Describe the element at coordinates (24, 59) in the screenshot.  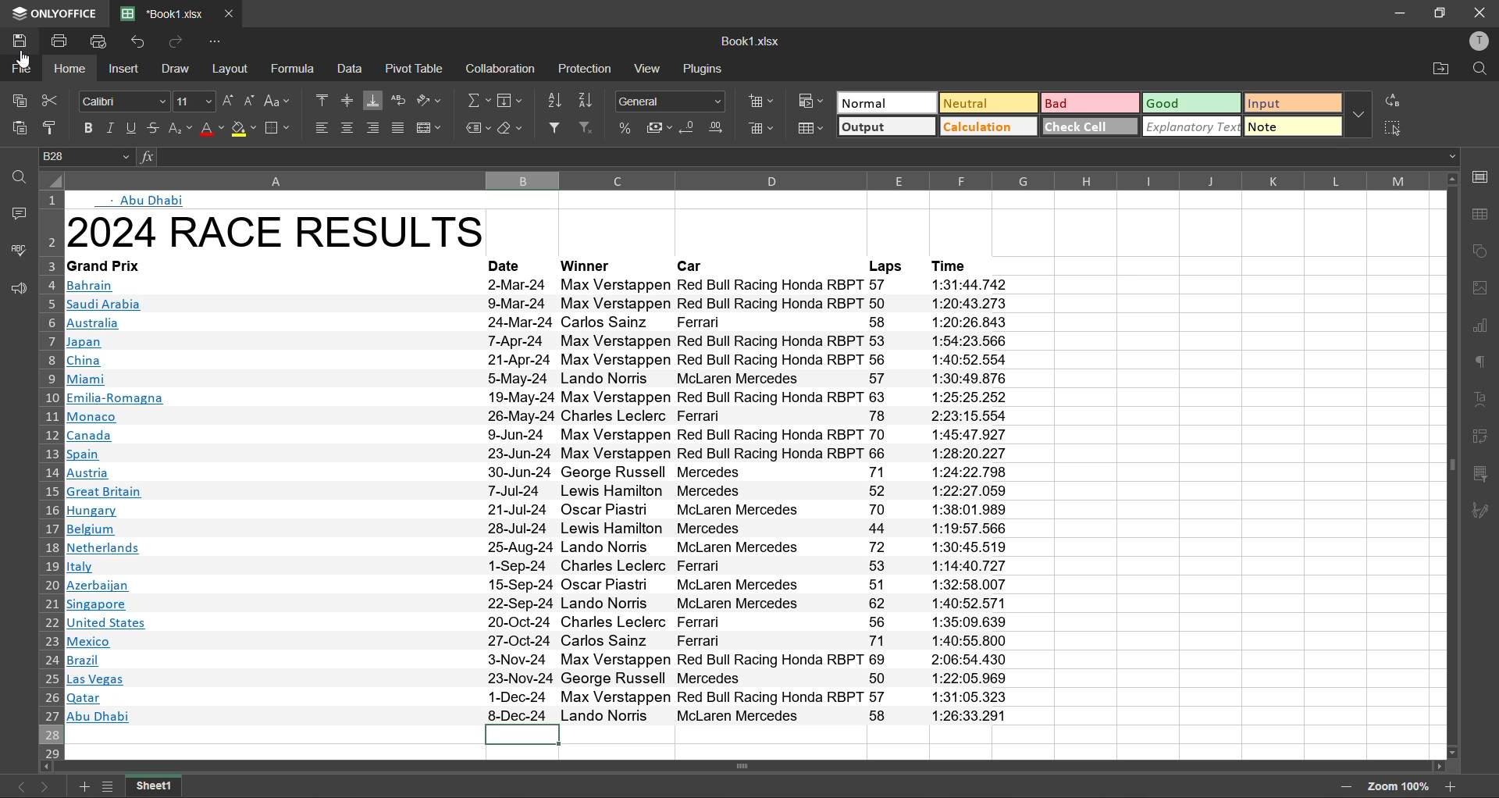
I see `Cursor` at that location.